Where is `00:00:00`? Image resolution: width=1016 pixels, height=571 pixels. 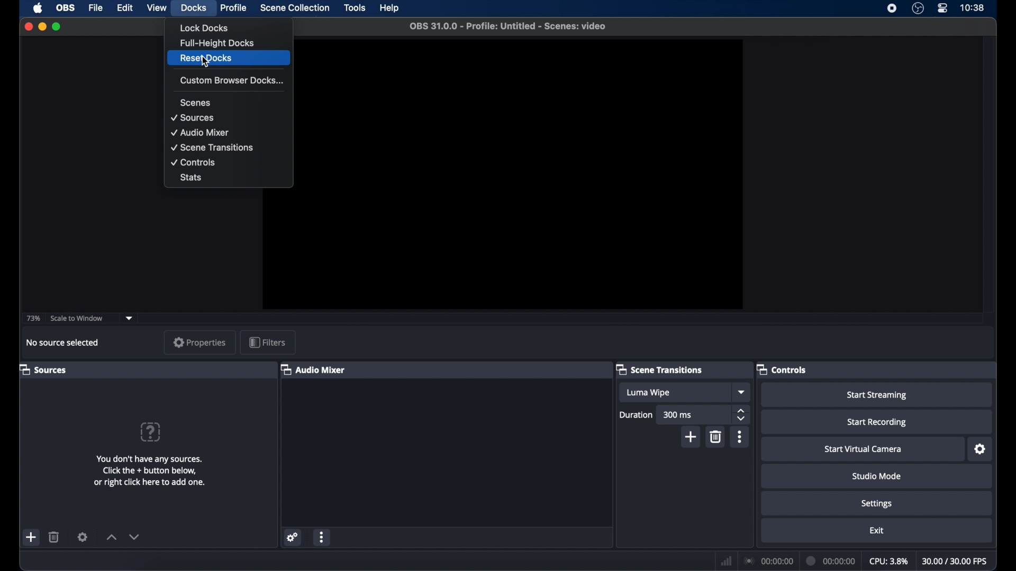 00:00:00 is located at coordinates (769, 561).